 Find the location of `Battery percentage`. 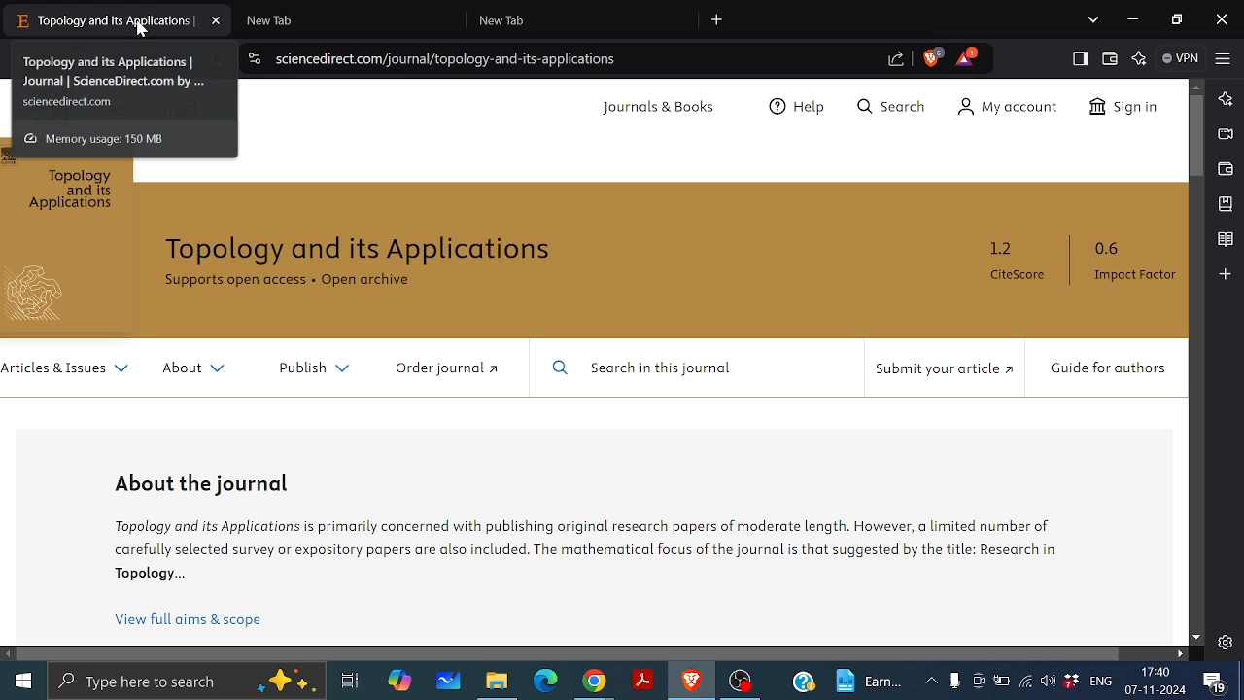

Battery percentage is located at coordinates (1000, 681).